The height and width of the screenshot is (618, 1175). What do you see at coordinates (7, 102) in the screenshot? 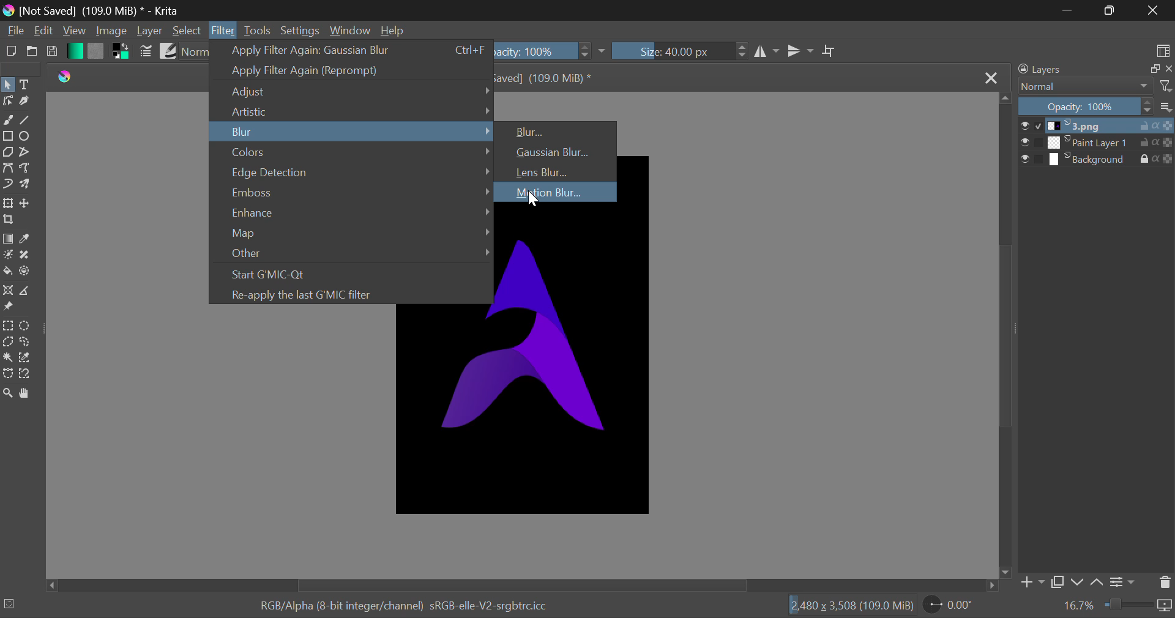
I see `Edit Shapes` at bounding box center [7, 102].